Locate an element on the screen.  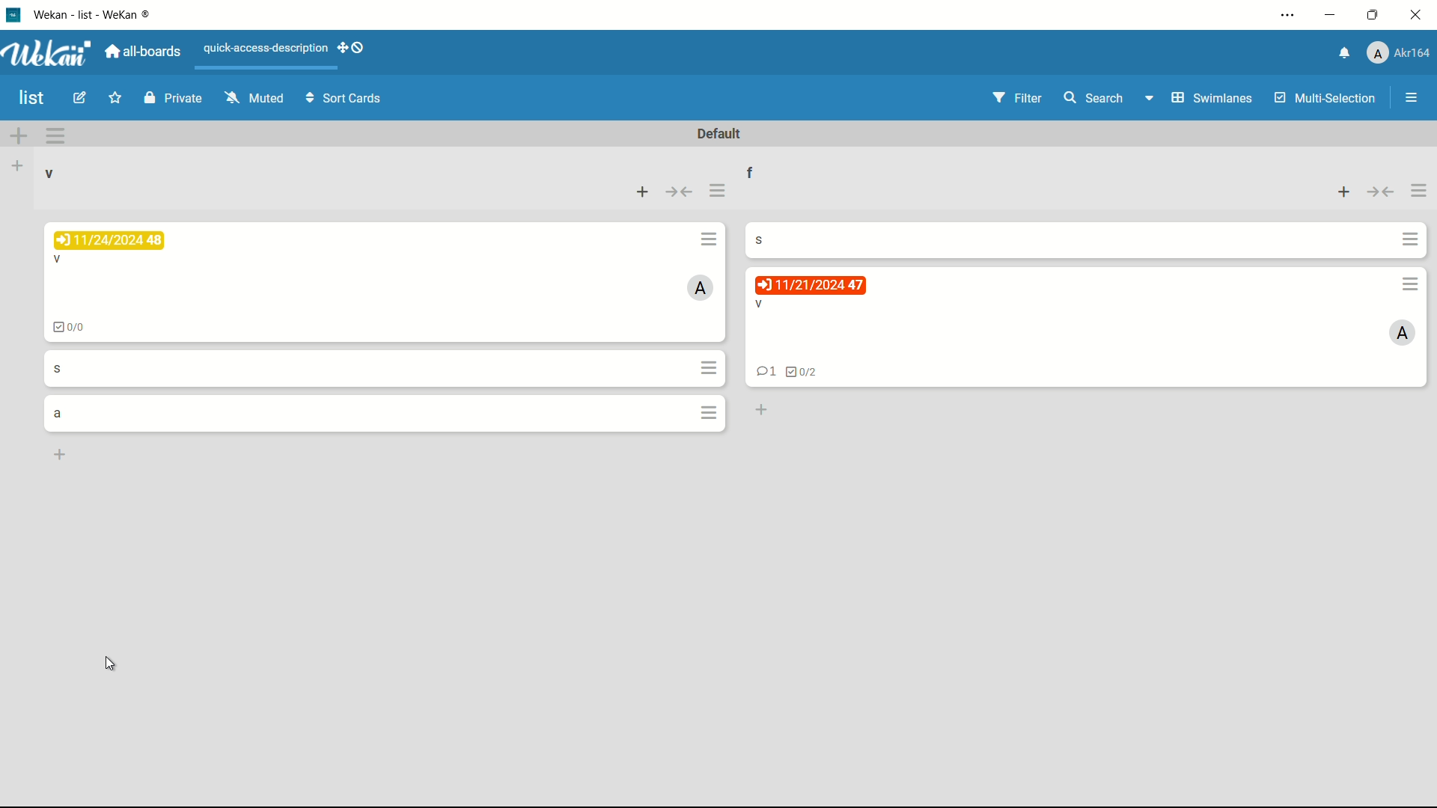
add swimlane is located at coordinates (19, 135).